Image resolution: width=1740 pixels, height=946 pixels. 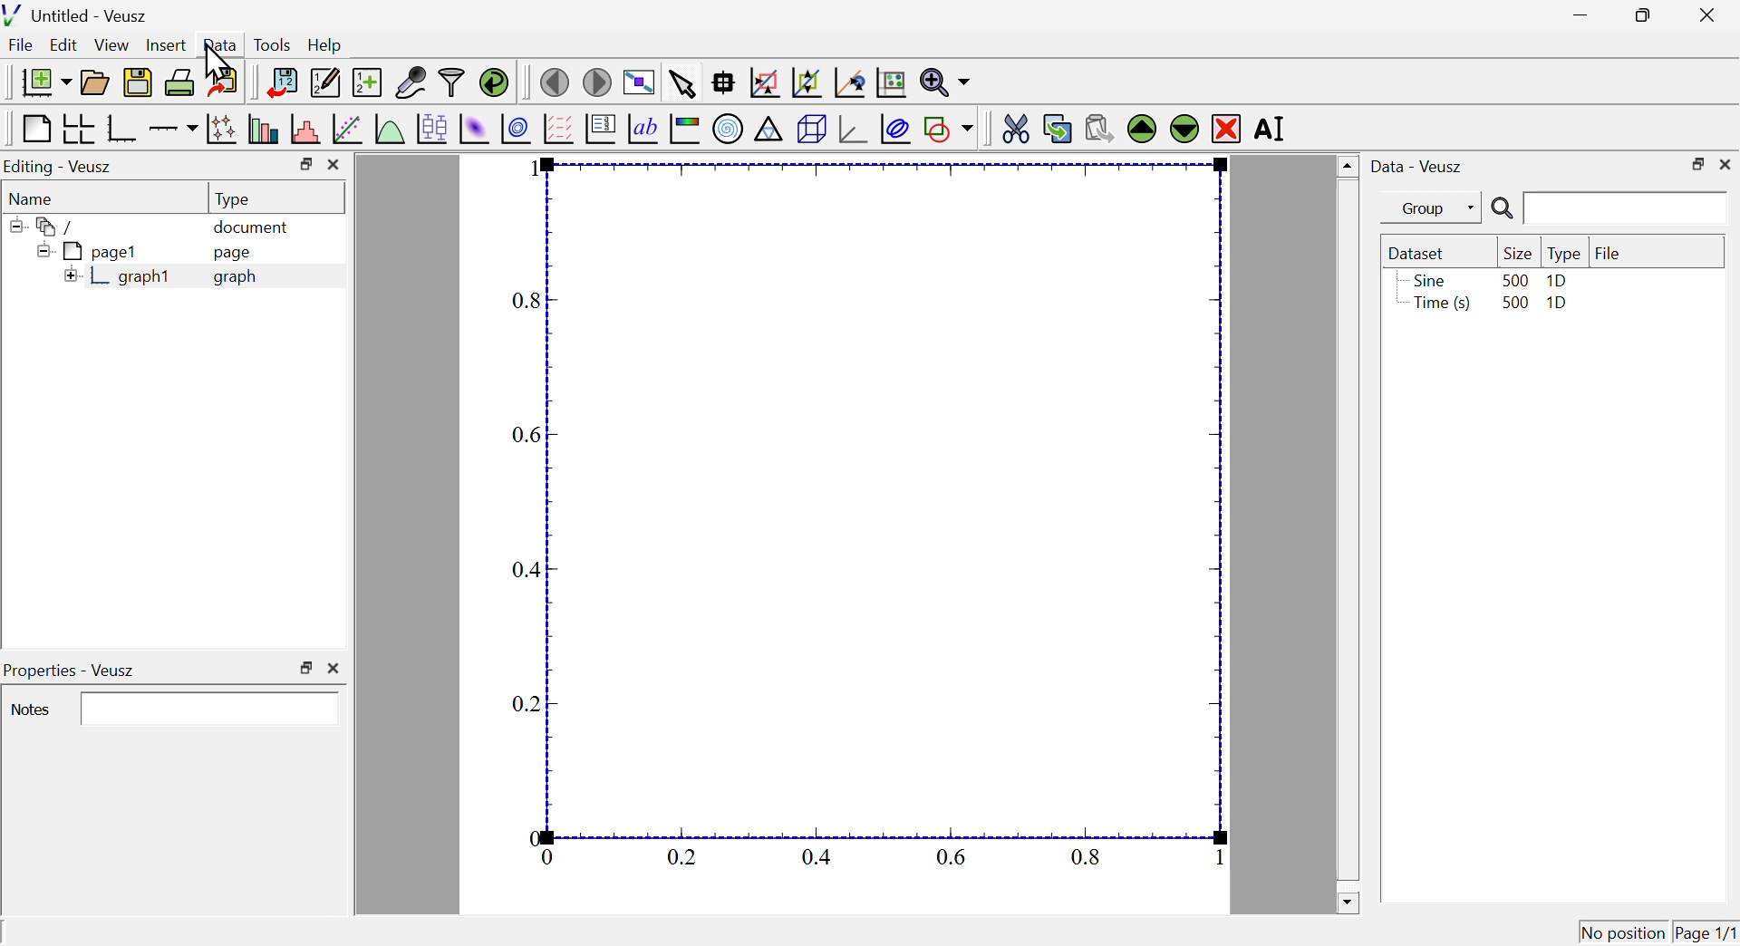 What do you see at coordinates (1513, 304) in the screenshot?
I see `500` at bounding box center [1513, 304].